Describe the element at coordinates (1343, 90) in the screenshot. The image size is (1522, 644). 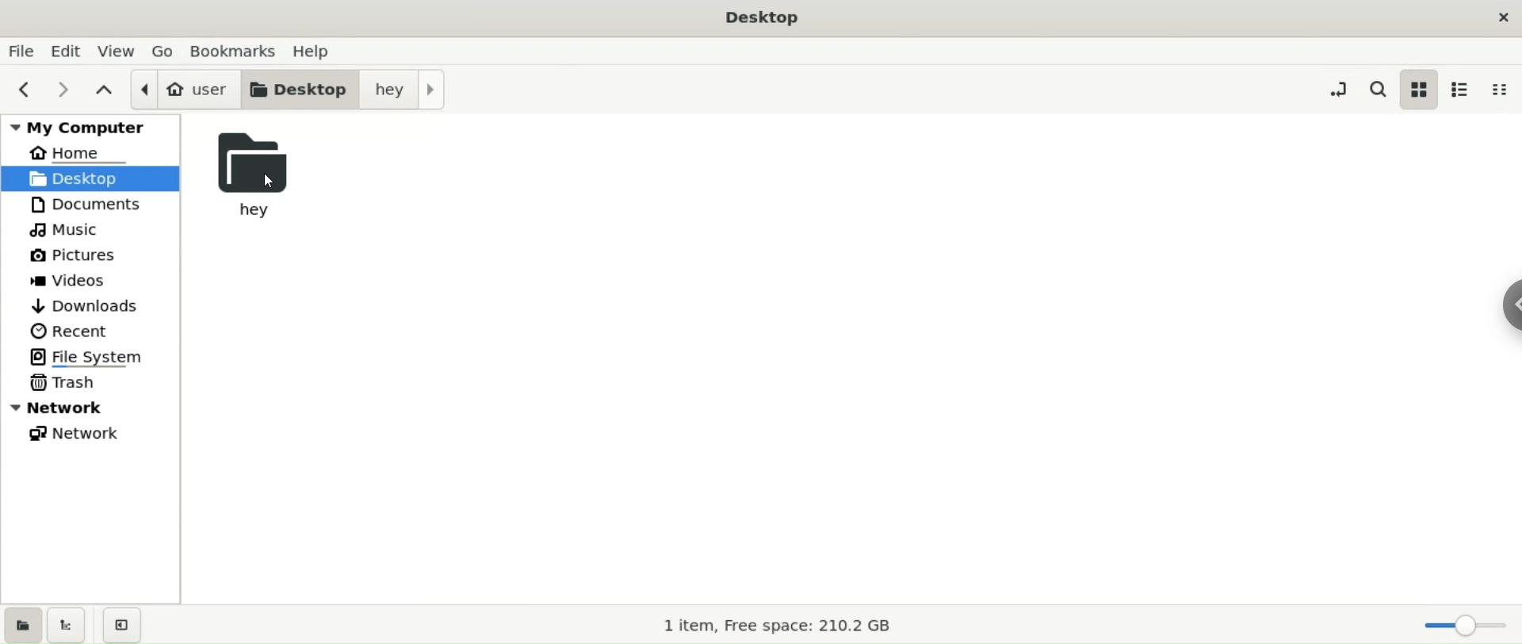
I see `toggle location entry` at that location.